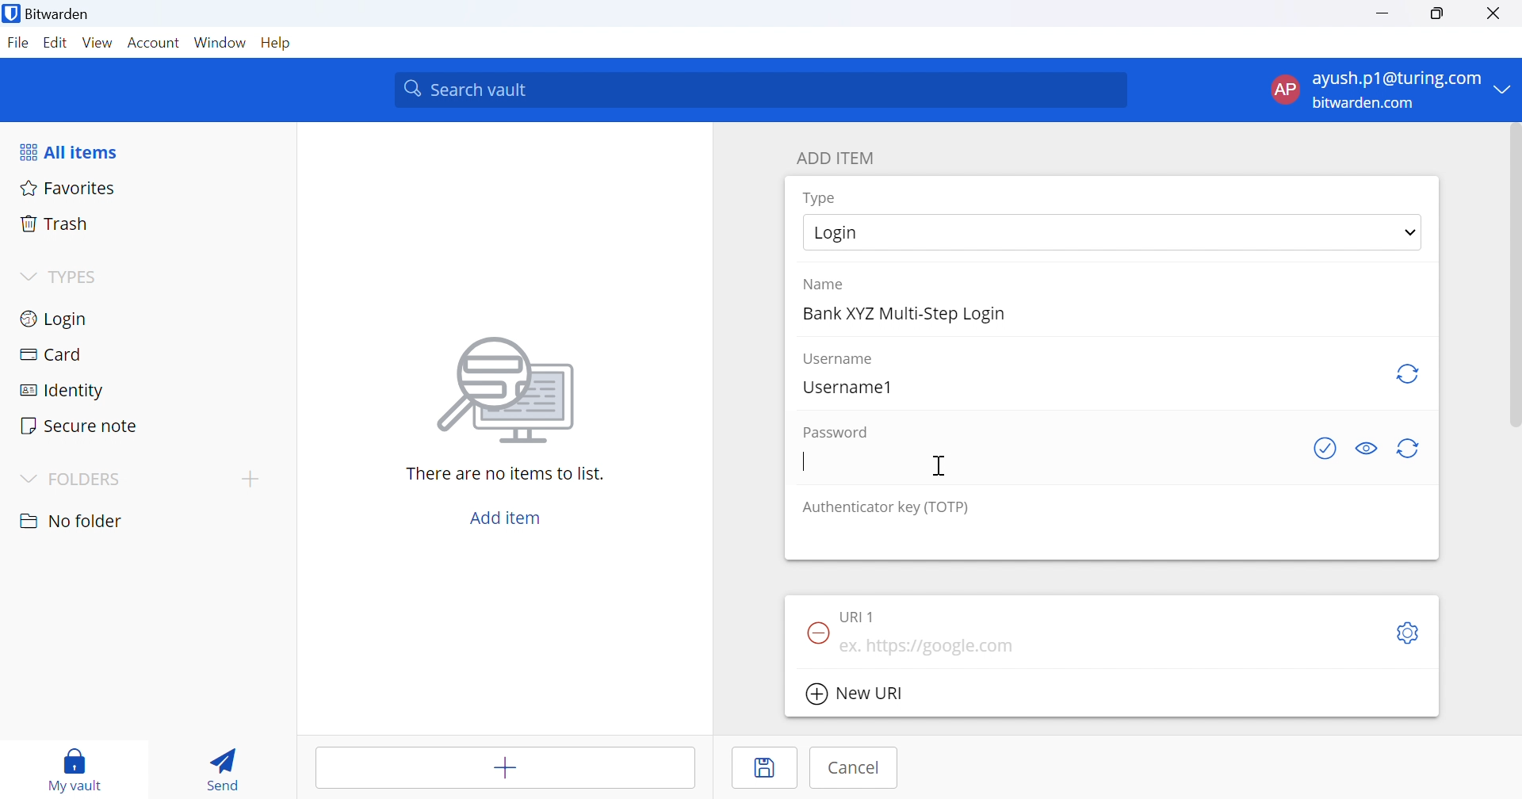 This screenshot has height=799, width=1522. What do you see at coordinates (63, 390) in the screenshot?
I see `Identity` at bounding box center [63, 390].